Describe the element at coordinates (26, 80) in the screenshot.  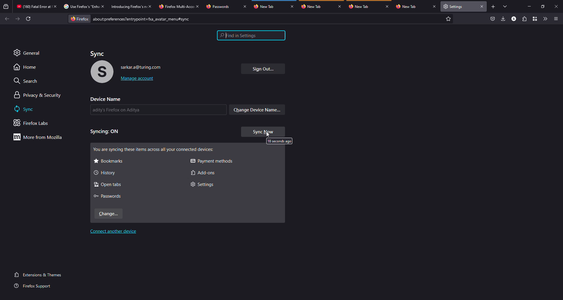
I see `search` at that location.